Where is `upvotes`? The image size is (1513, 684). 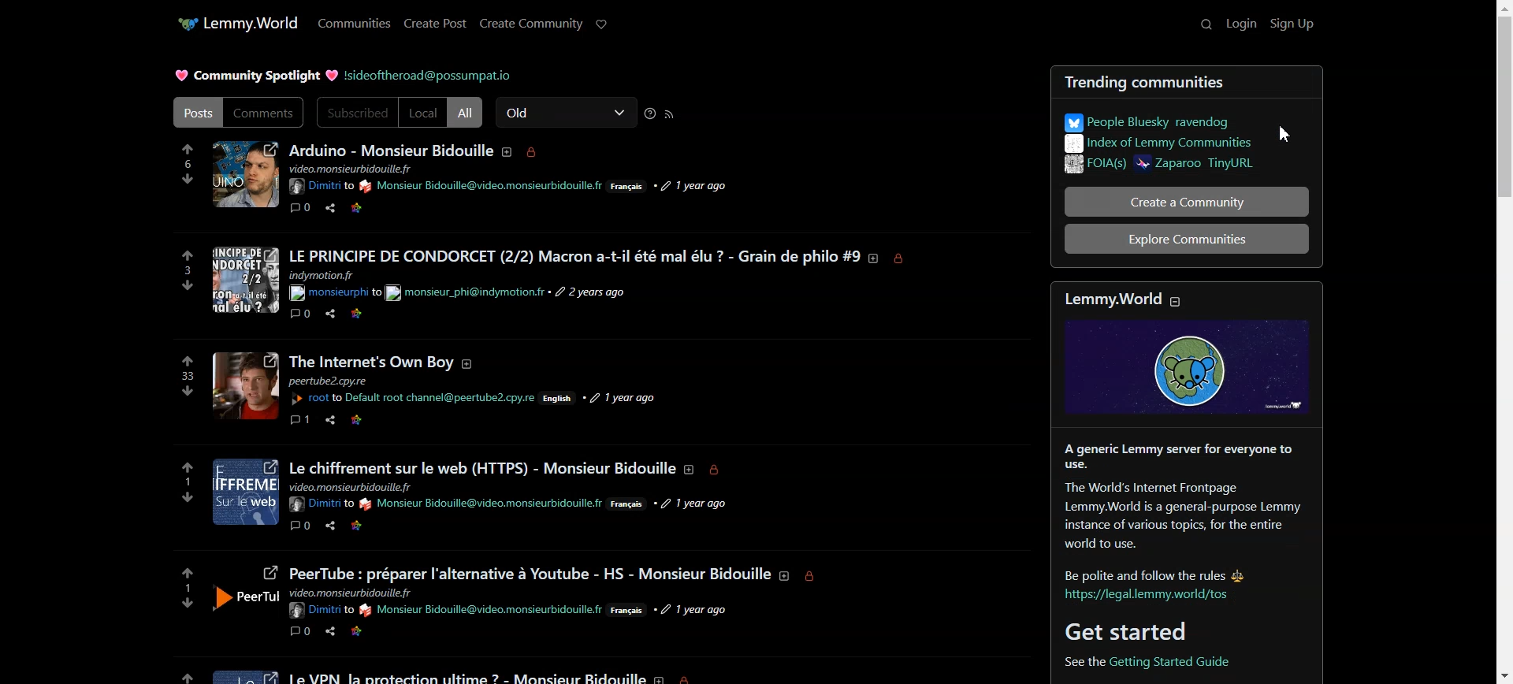
upvotes is located at coordinates (188, 568).